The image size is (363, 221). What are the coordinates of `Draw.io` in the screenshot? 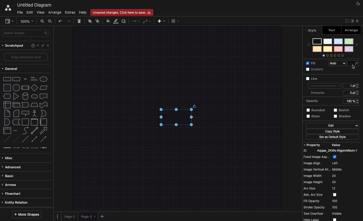 It's located at (8, 8).